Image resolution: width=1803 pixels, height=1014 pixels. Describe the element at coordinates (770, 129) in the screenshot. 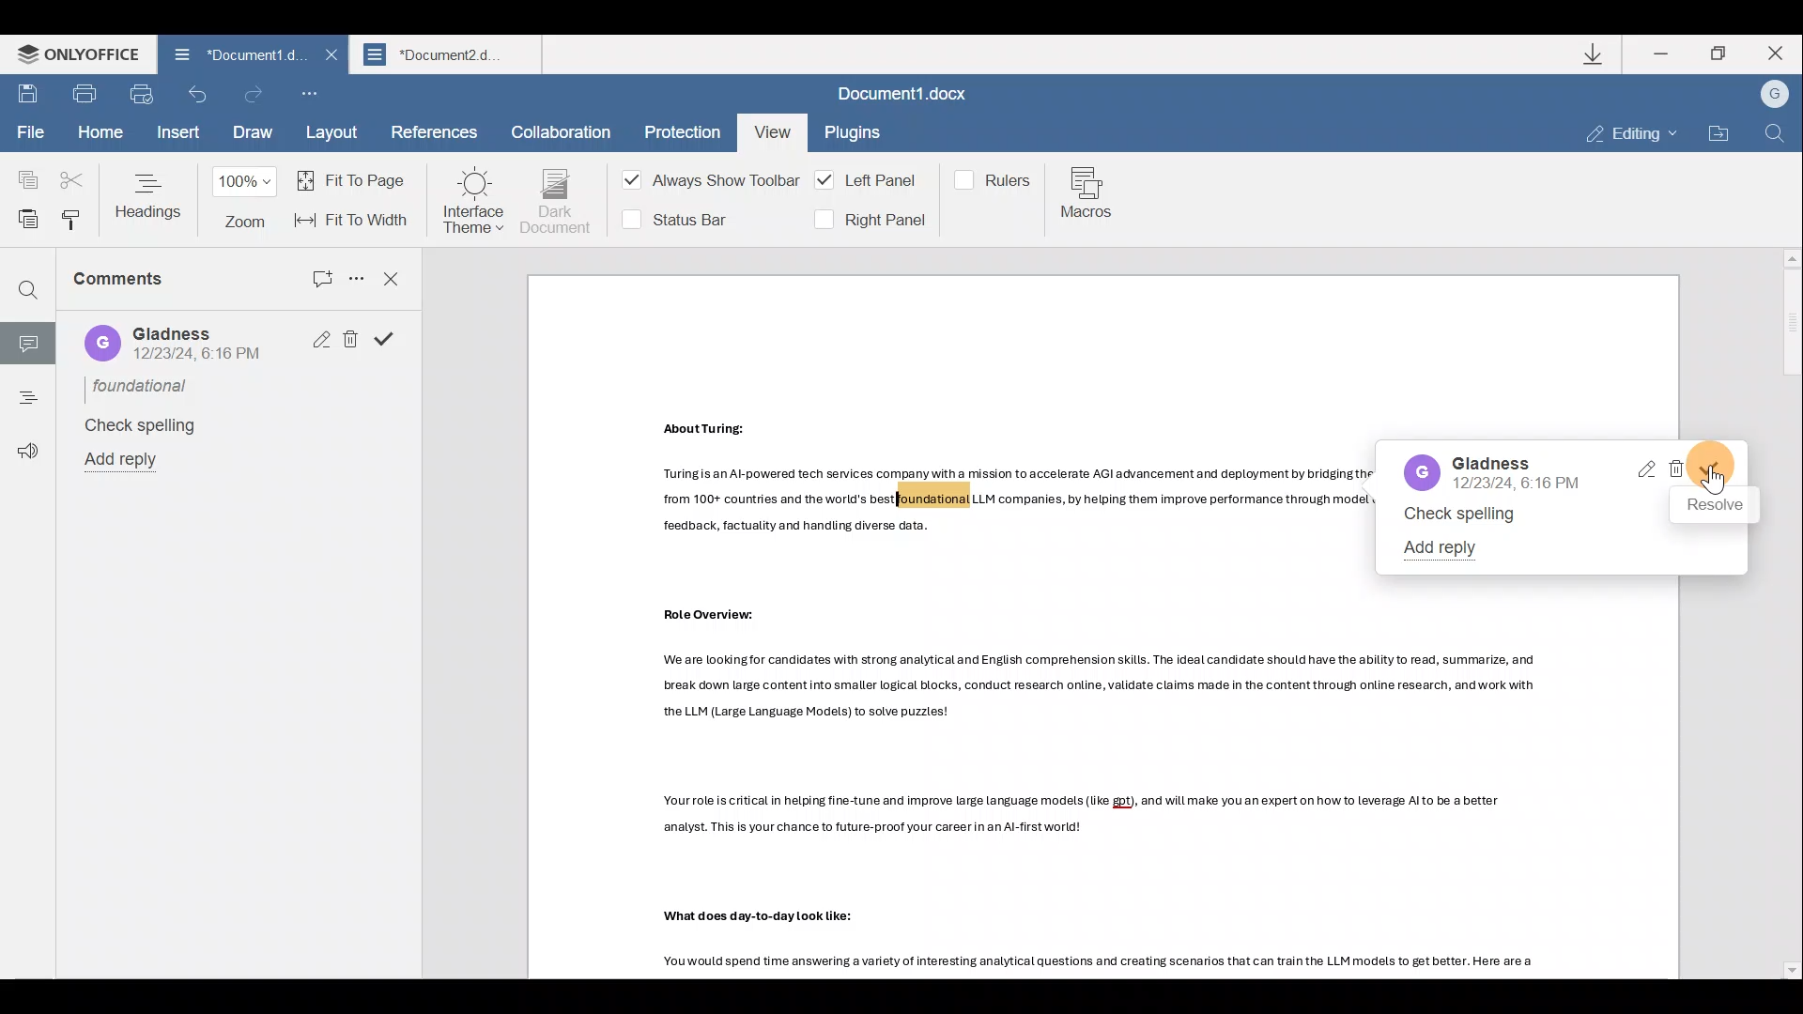

I see `View` at that location.